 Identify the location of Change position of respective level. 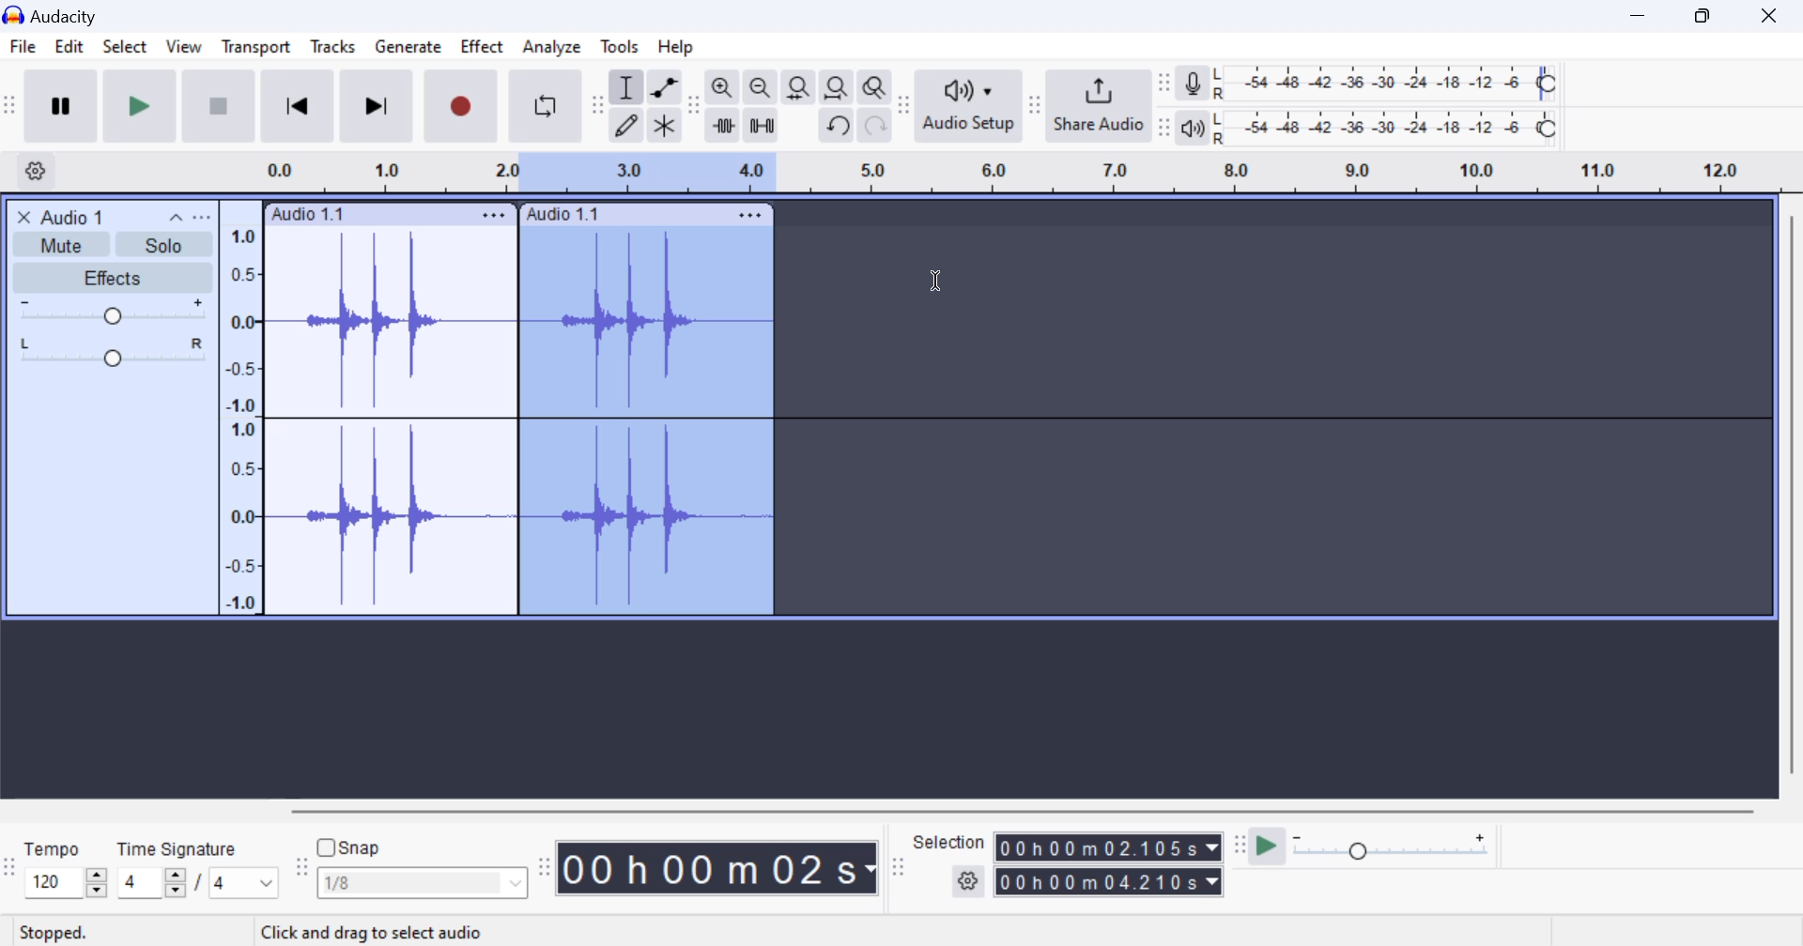
(1165, 105).